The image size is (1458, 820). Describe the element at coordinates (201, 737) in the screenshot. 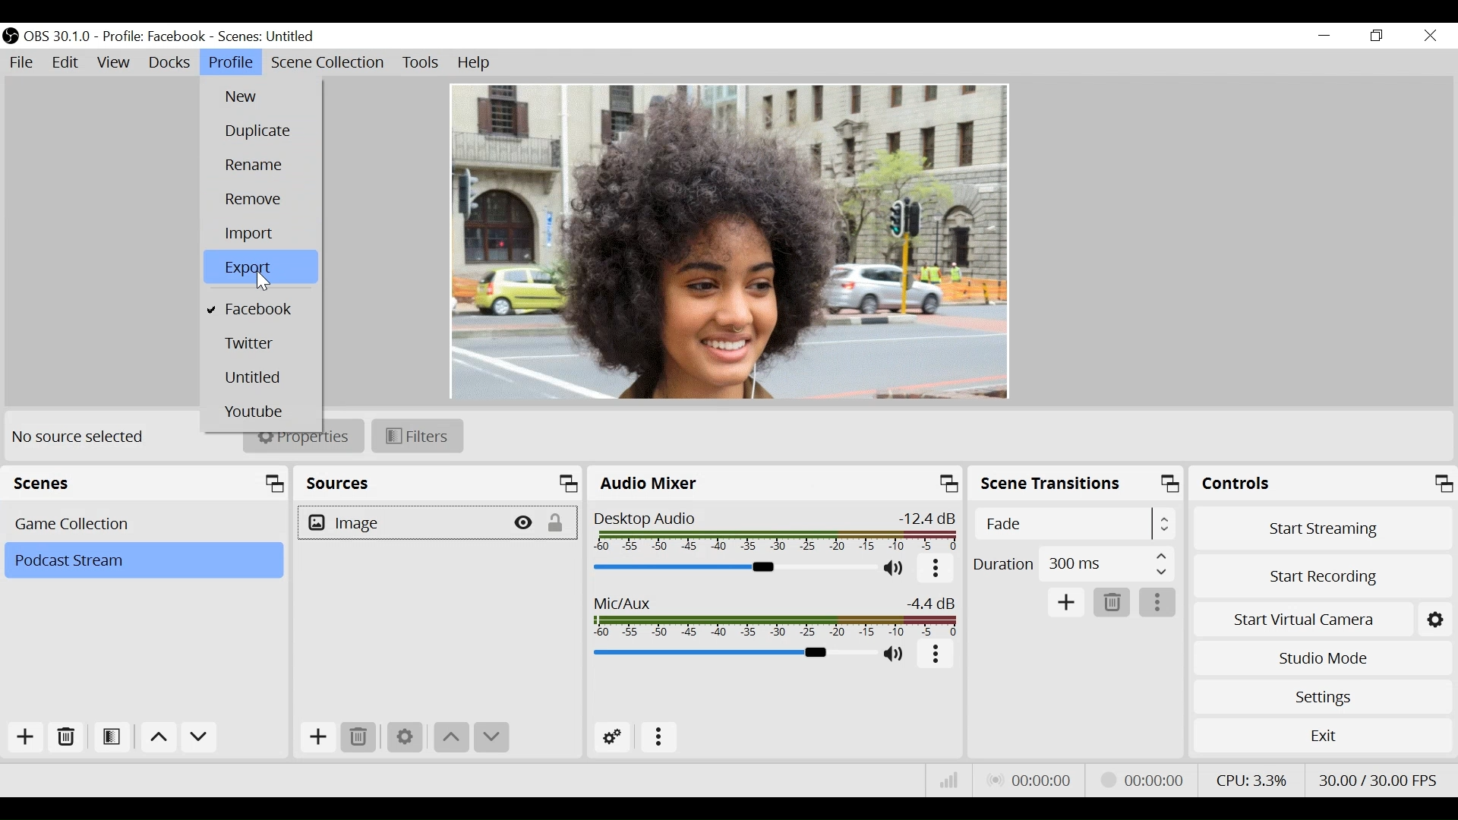

I see `Move down` at that location.